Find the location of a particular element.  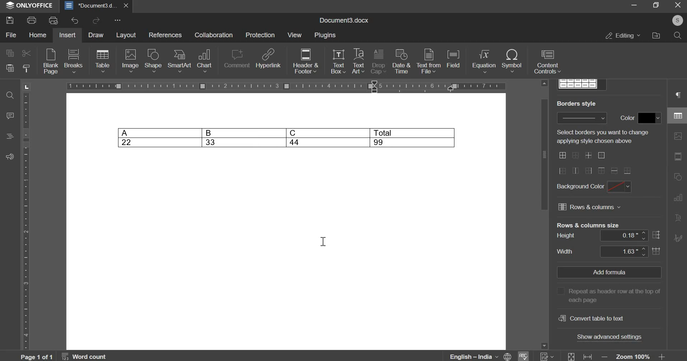

insert is located at coordinates (69, 35).